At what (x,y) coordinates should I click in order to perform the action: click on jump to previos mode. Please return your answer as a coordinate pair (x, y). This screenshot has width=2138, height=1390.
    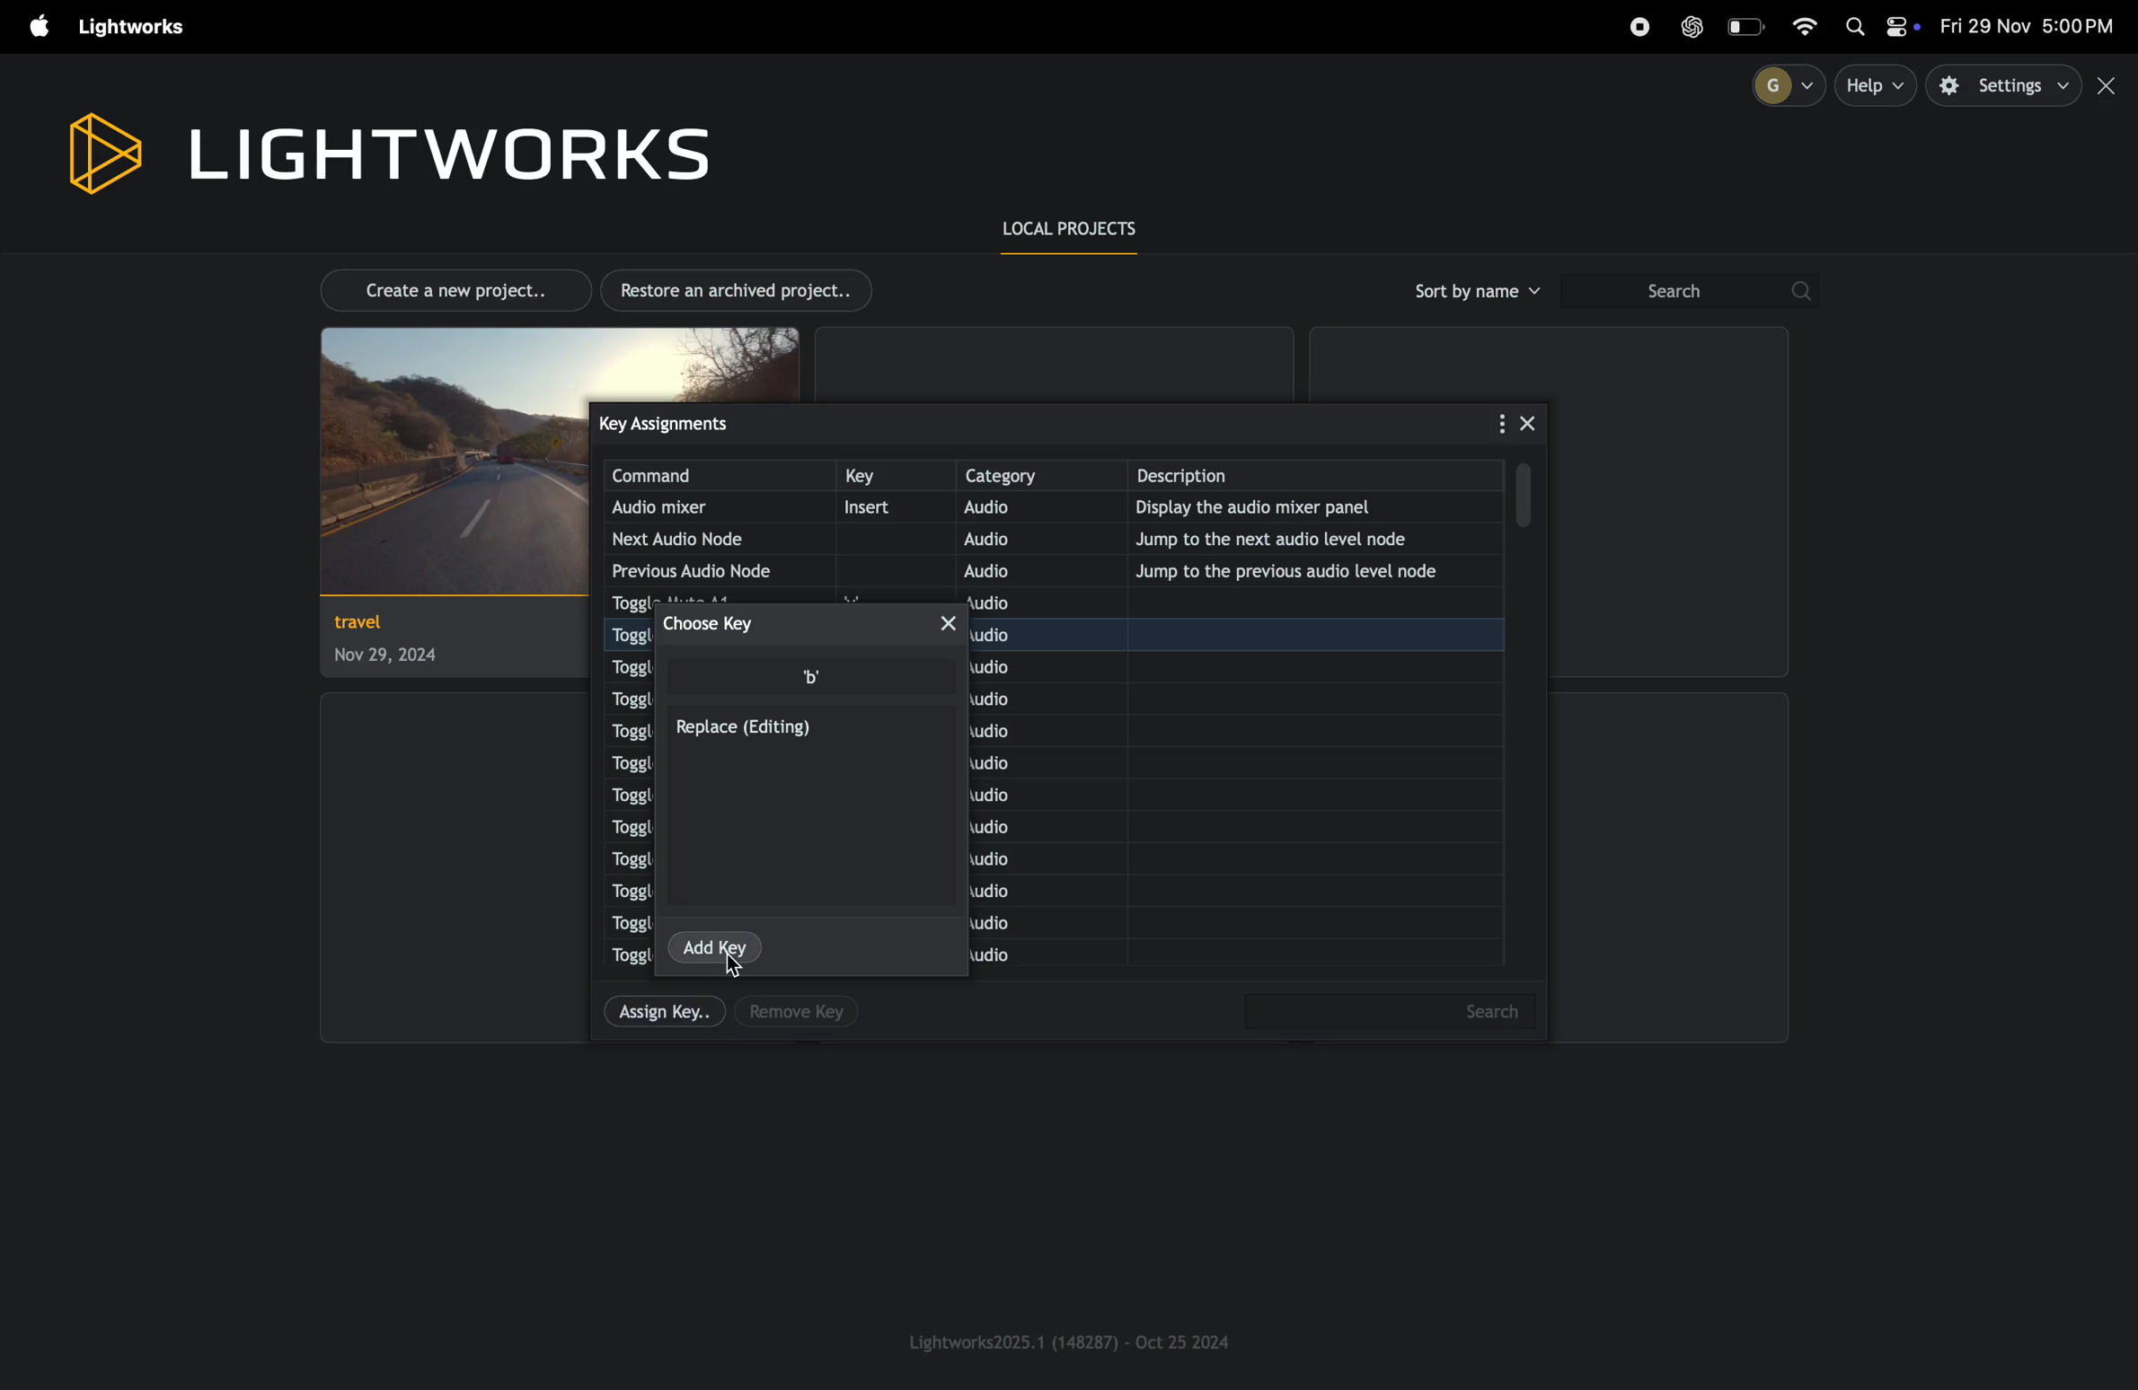
    Looking at the image, I should click on (1296, 571).